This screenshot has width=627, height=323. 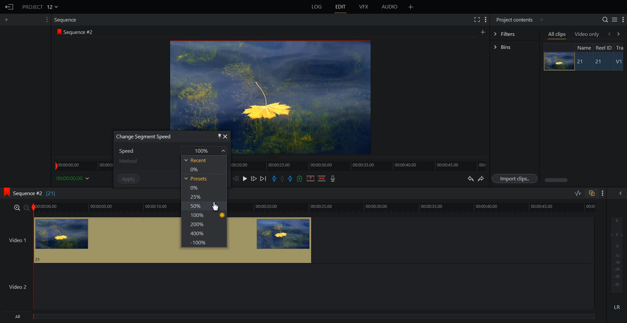 What do you see at coordinates (20, 207) in the screenshot?
I see `zoom in/zoom out` at bounding box center [20, 207].